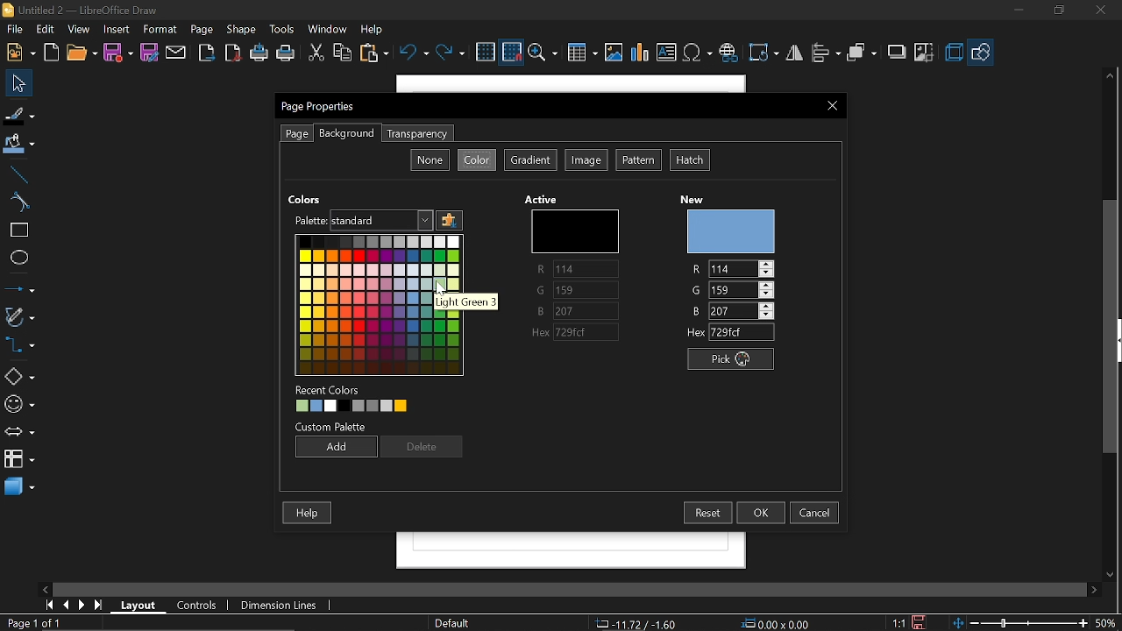 The height and width of the screenshot is (631, 1122). I want to click on Custom Palette, so click(333, 427).